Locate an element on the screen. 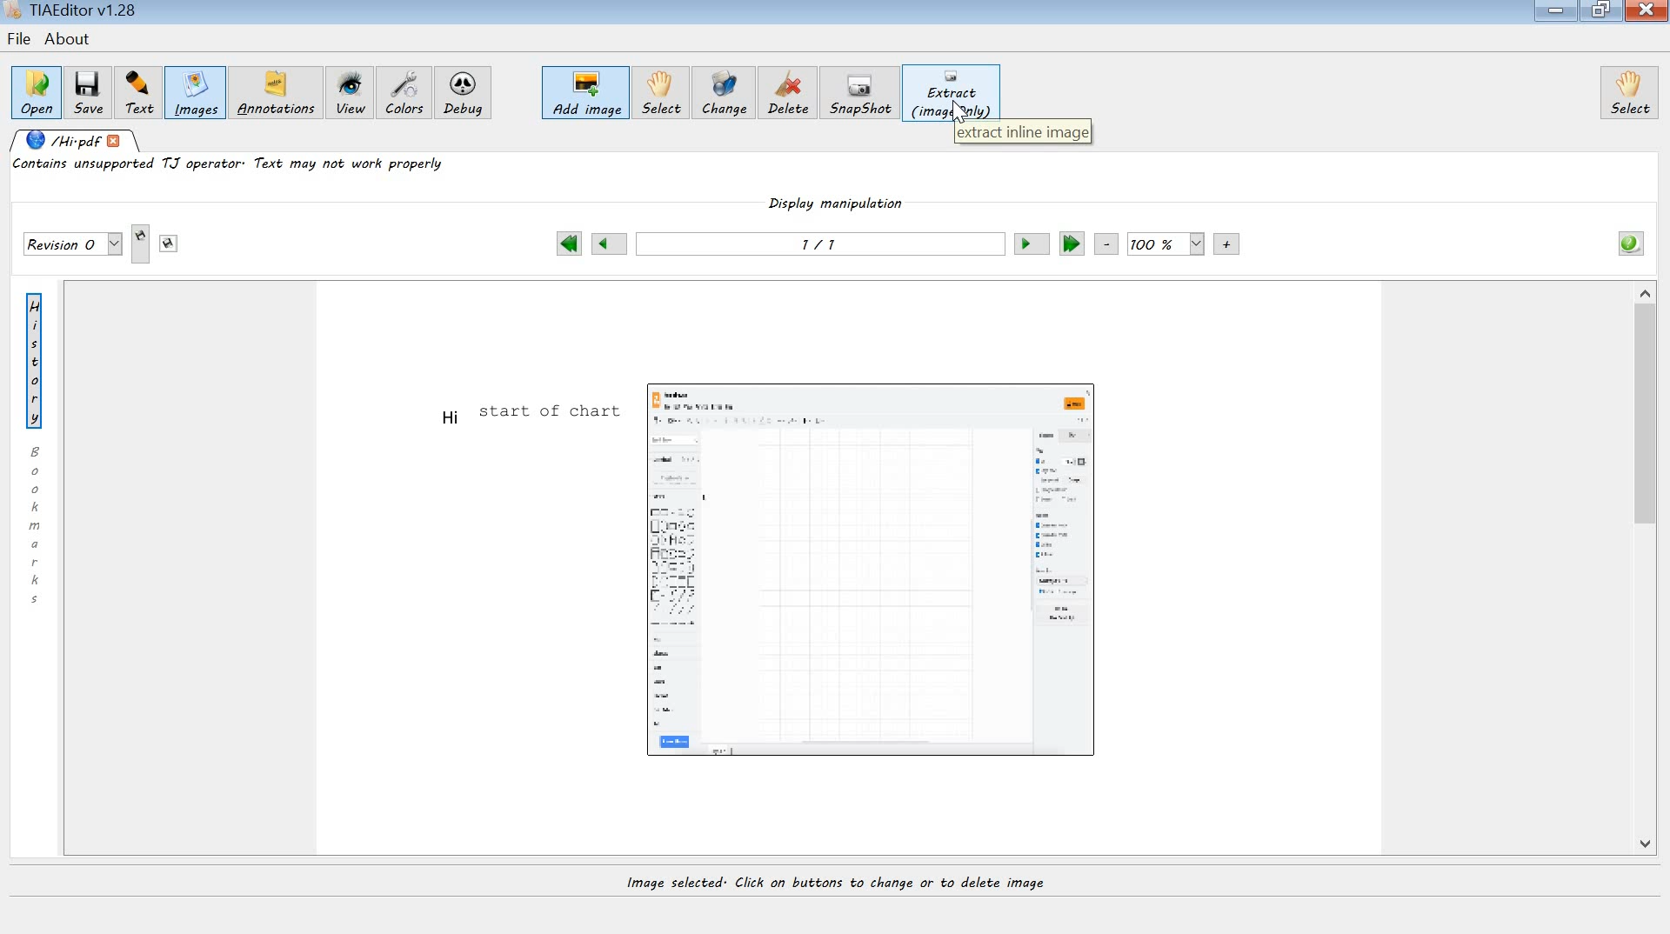 The width and height of the screenshot is (1670, 934). extract inline image is located at coordinates (1022, 133).